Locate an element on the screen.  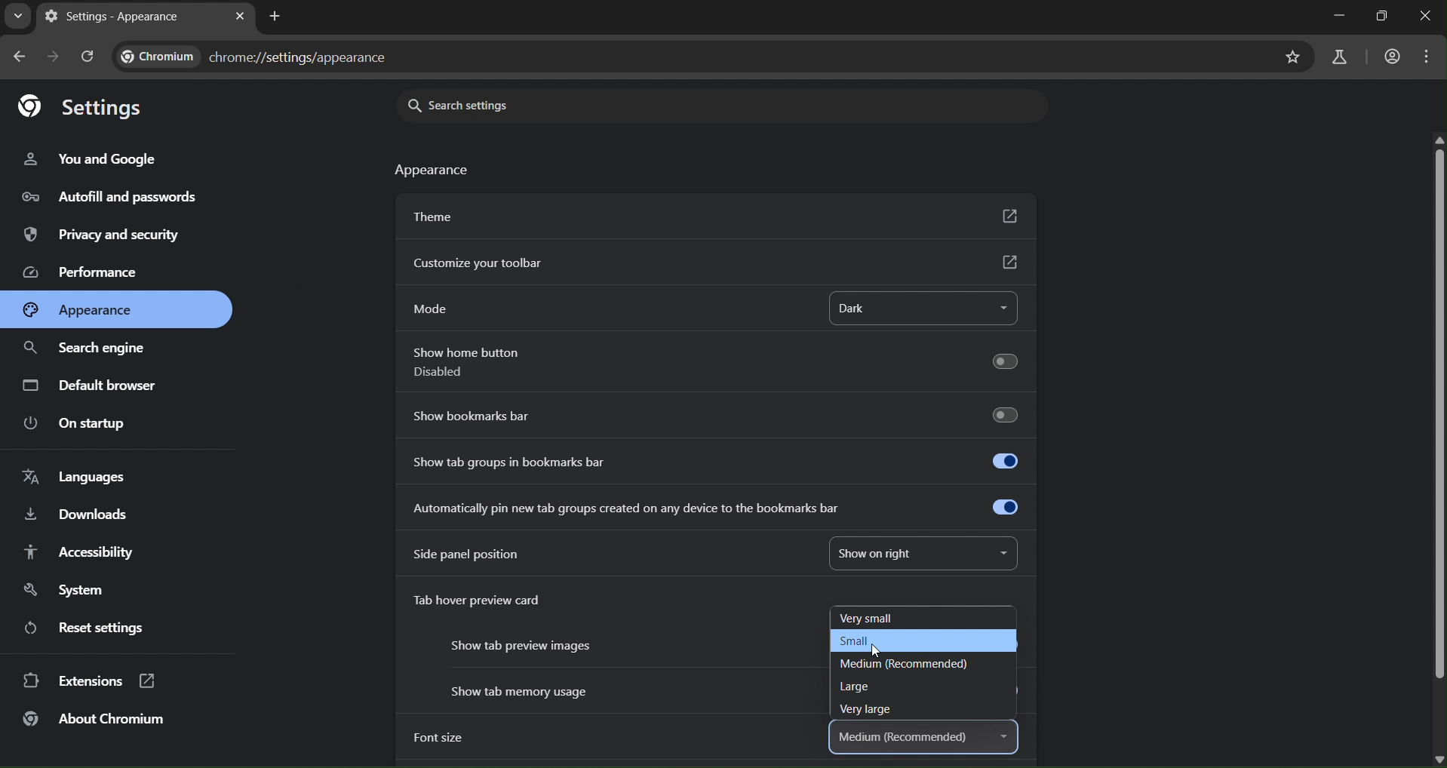
show on right is located at coordinates (916, 556).